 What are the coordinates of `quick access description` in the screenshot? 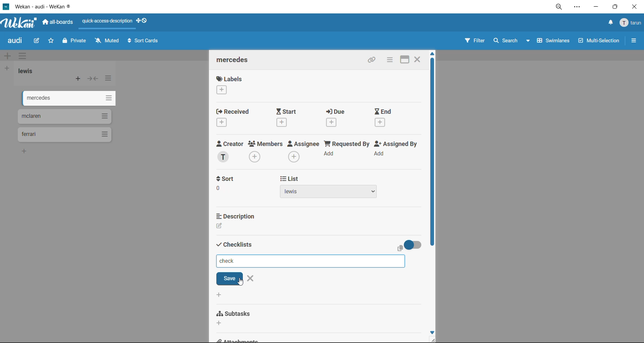 It's located at (109, 21).